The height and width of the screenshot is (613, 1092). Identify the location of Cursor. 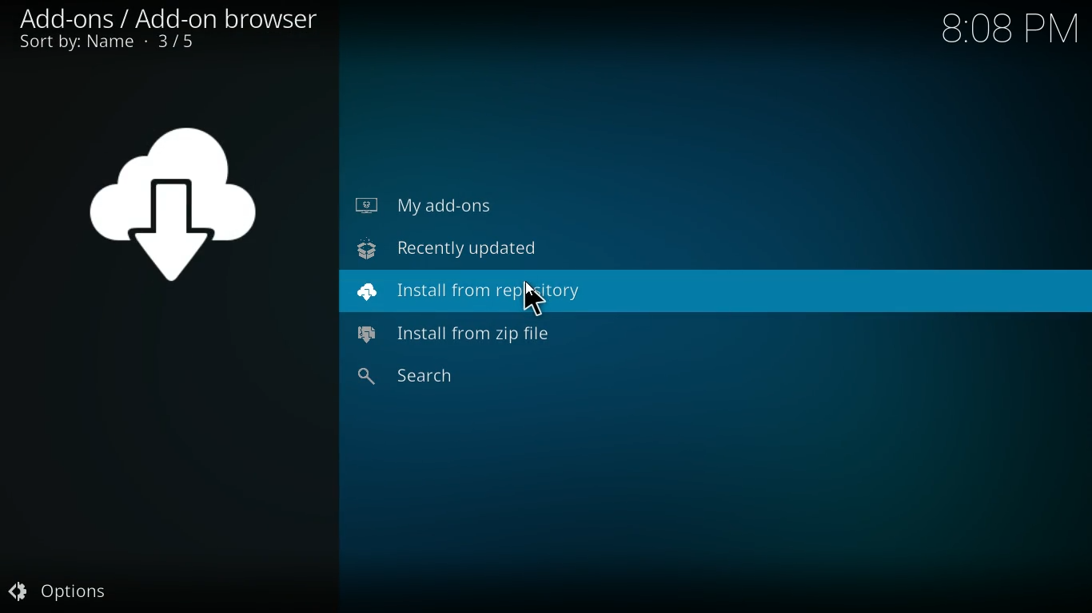
(533, 301).